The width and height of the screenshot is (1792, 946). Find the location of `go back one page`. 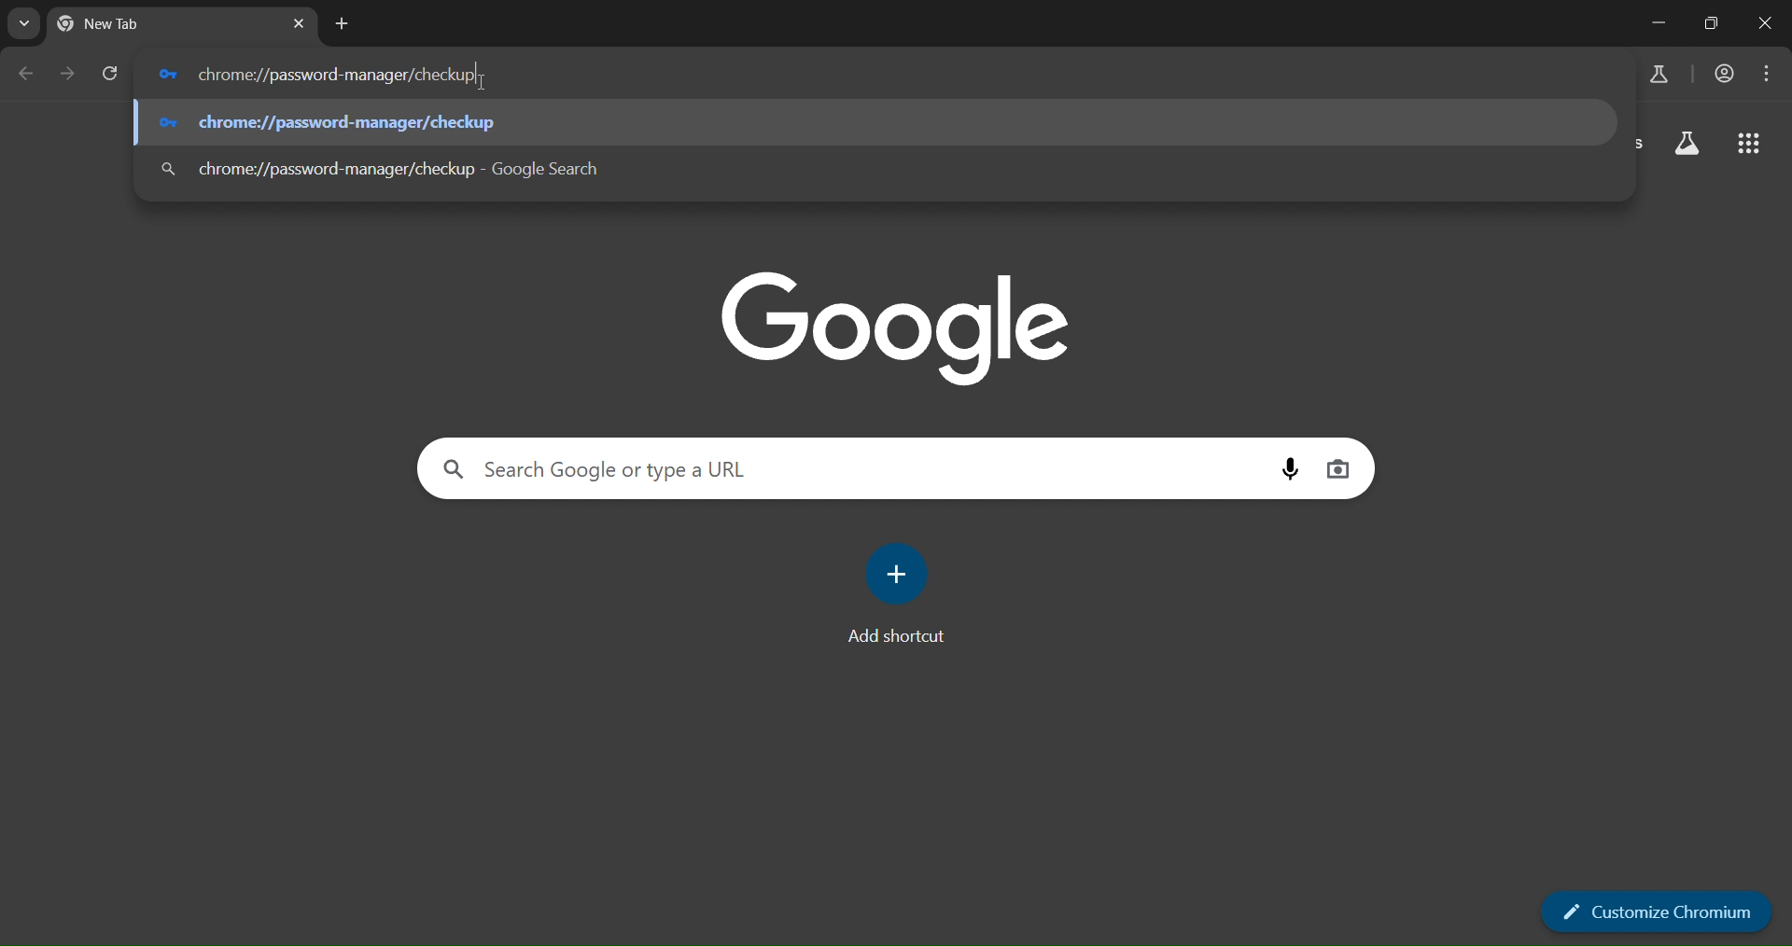

go back one page is located at coordinates (24, 74).